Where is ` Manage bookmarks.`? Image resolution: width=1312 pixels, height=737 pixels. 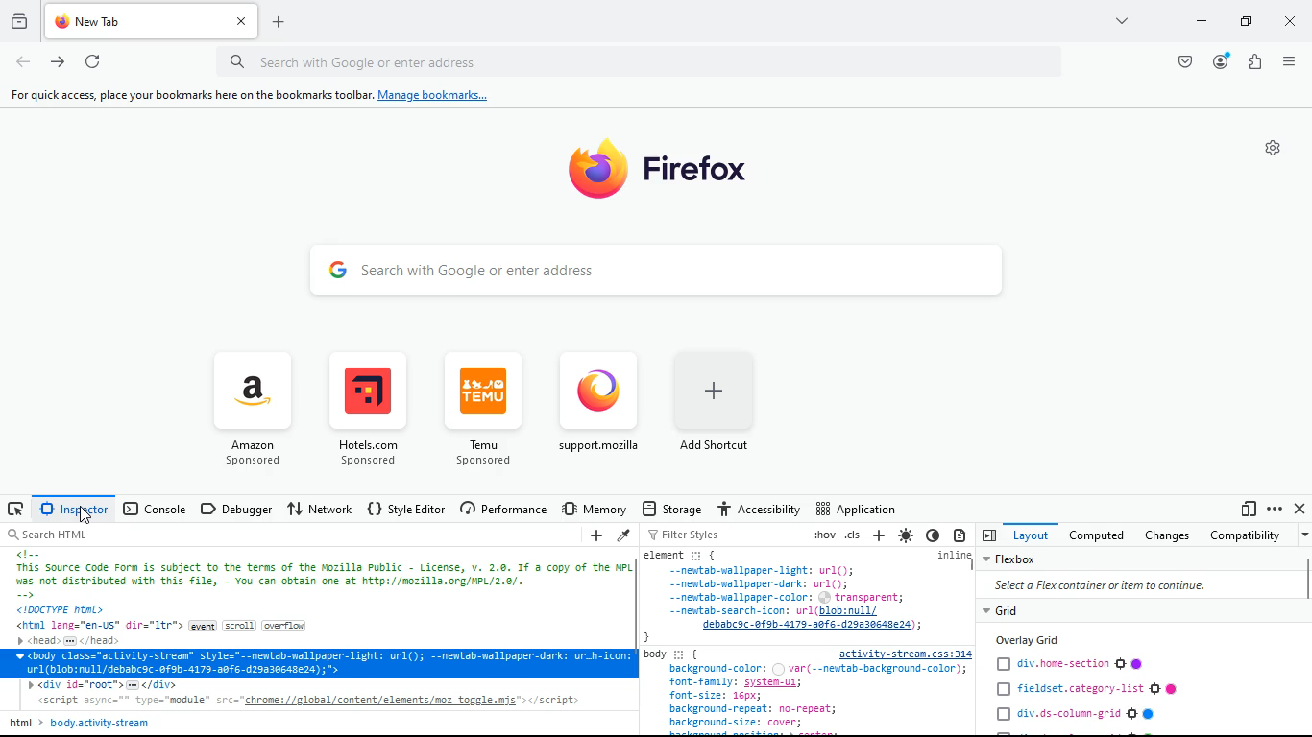  Manage bookmarks. is located at coordinates (433, 96).